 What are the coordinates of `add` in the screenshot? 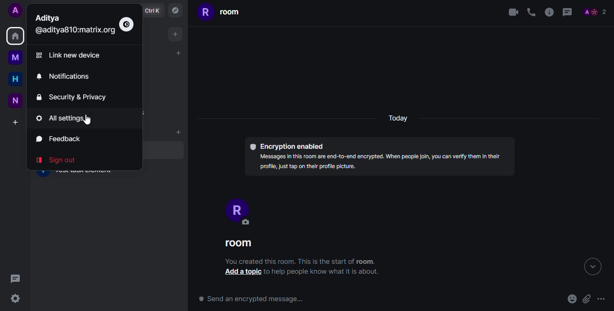 It's located at (176, 34).